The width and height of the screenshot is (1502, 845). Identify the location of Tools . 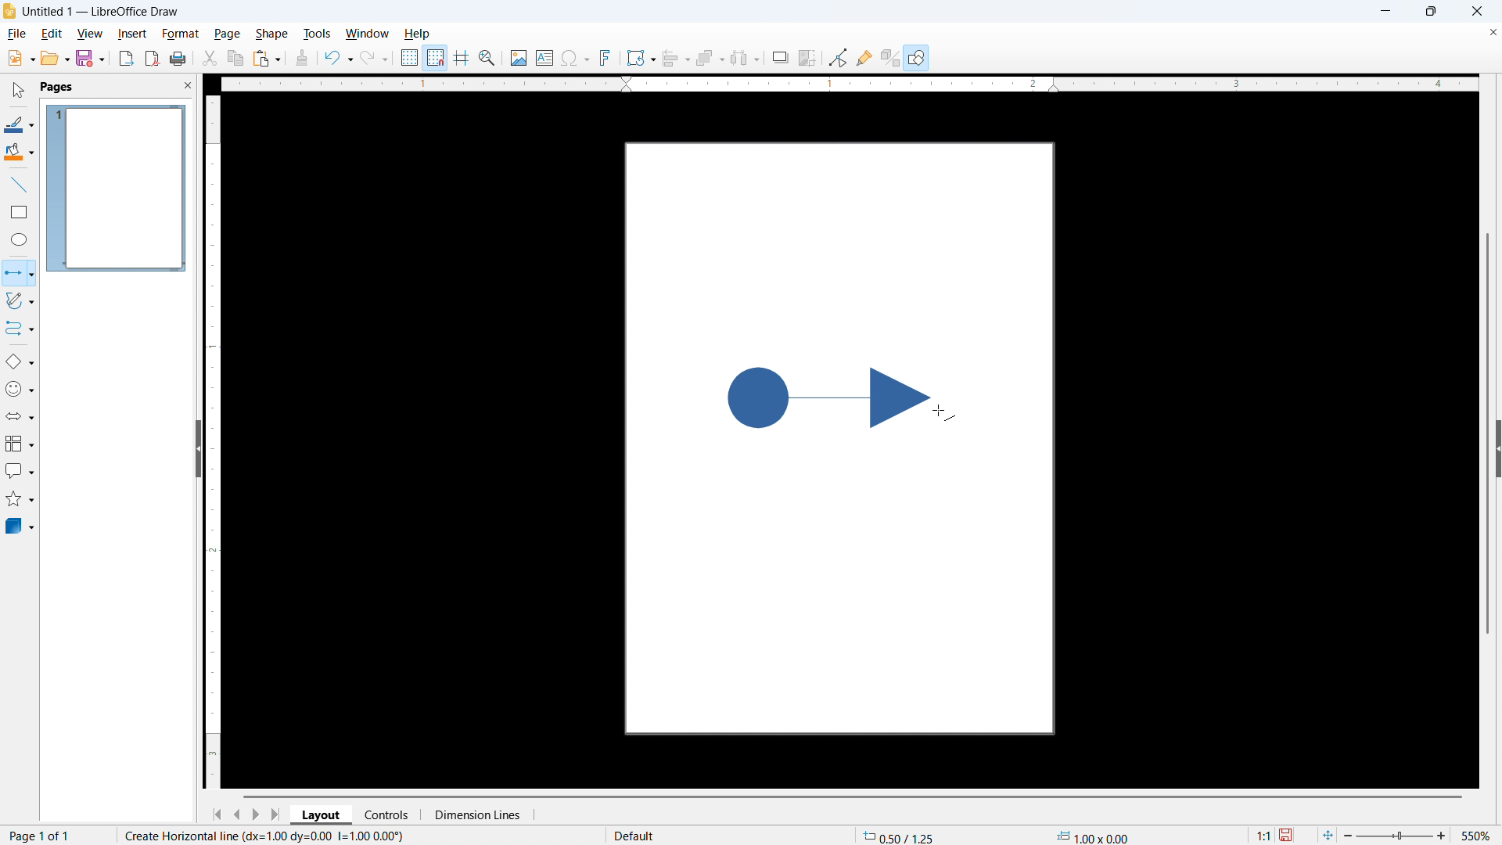
(317, 34).